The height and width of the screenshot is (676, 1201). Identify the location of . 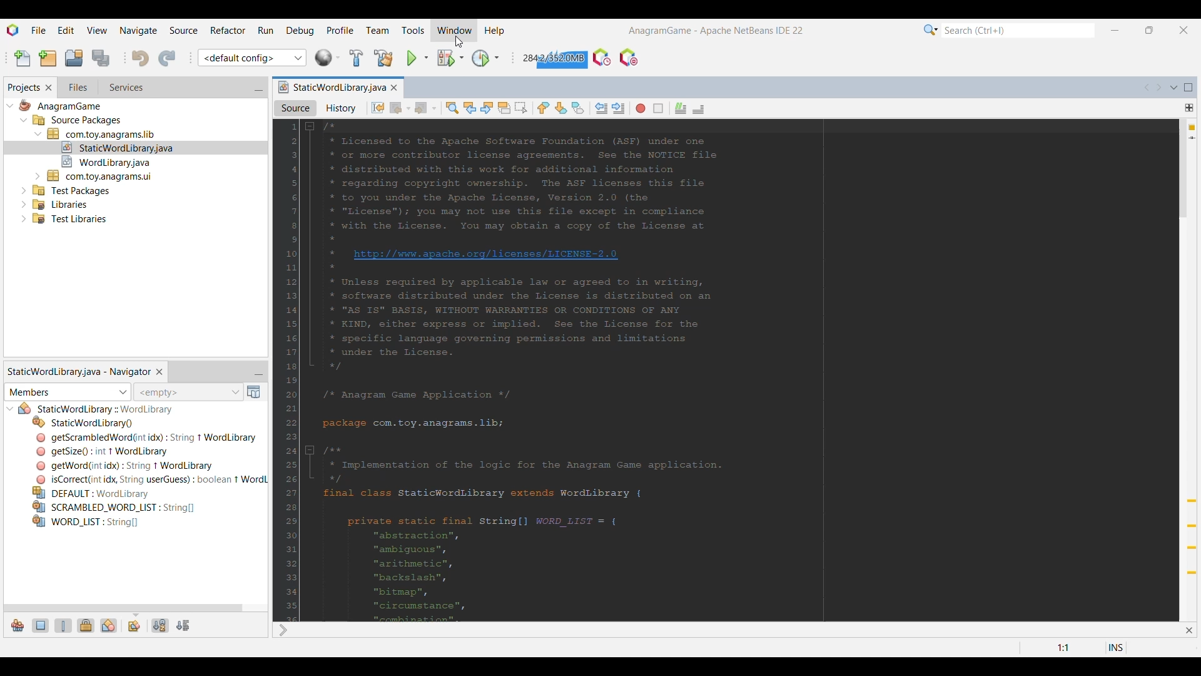
(101, 451).